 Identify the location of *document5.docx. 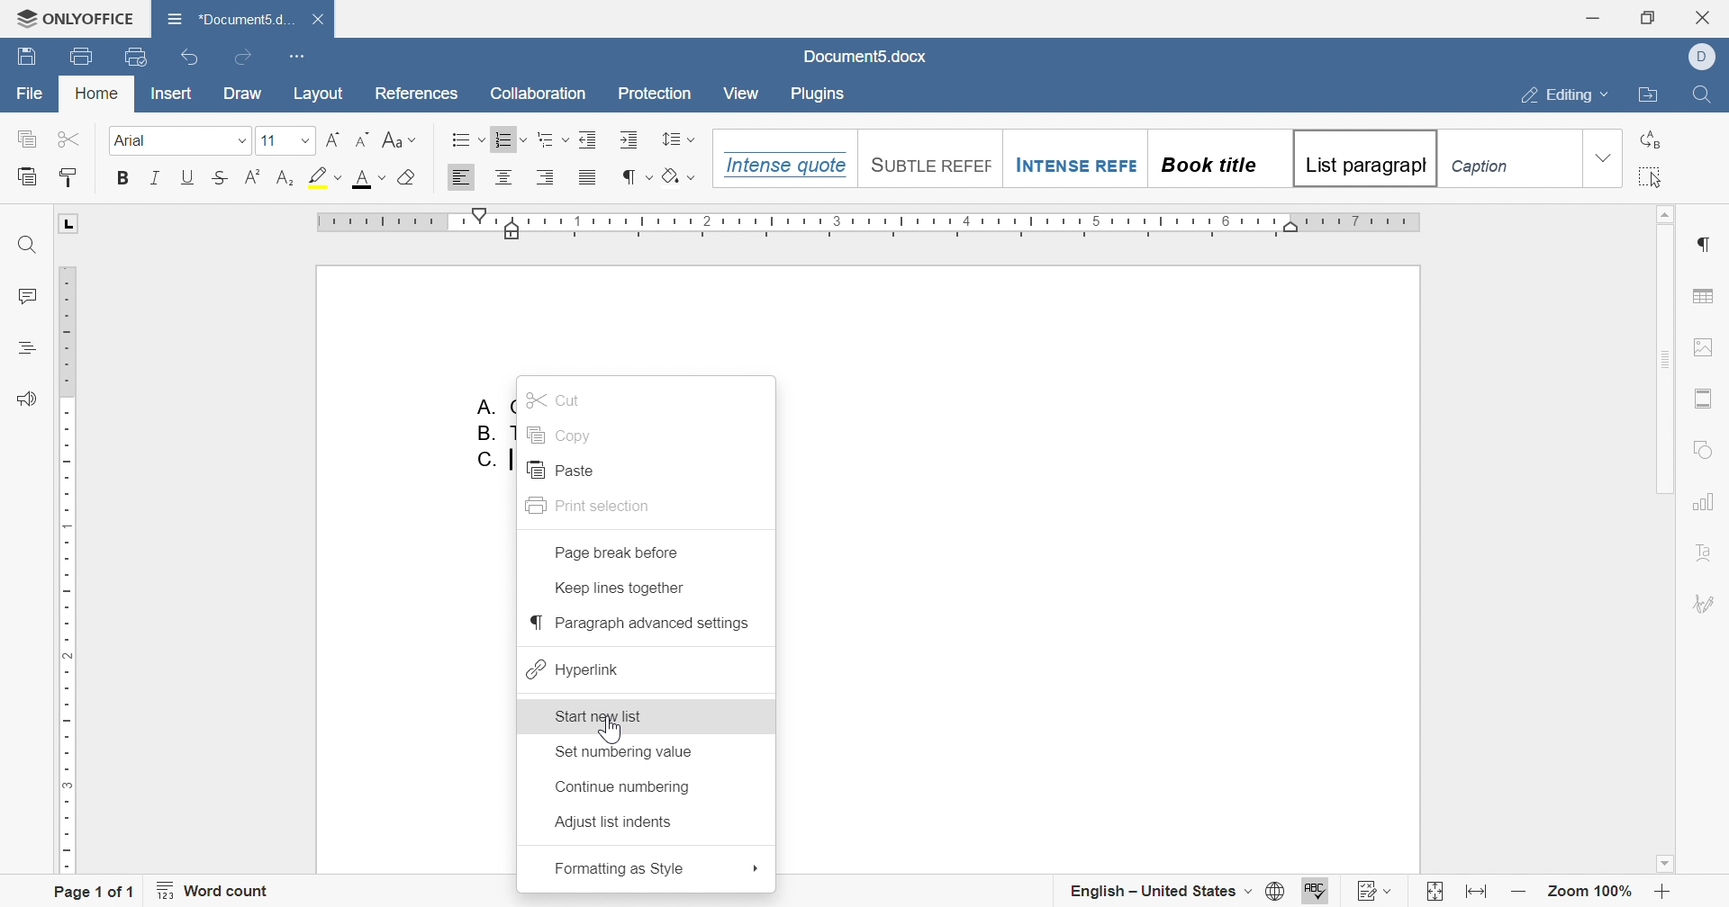
(232, 18).